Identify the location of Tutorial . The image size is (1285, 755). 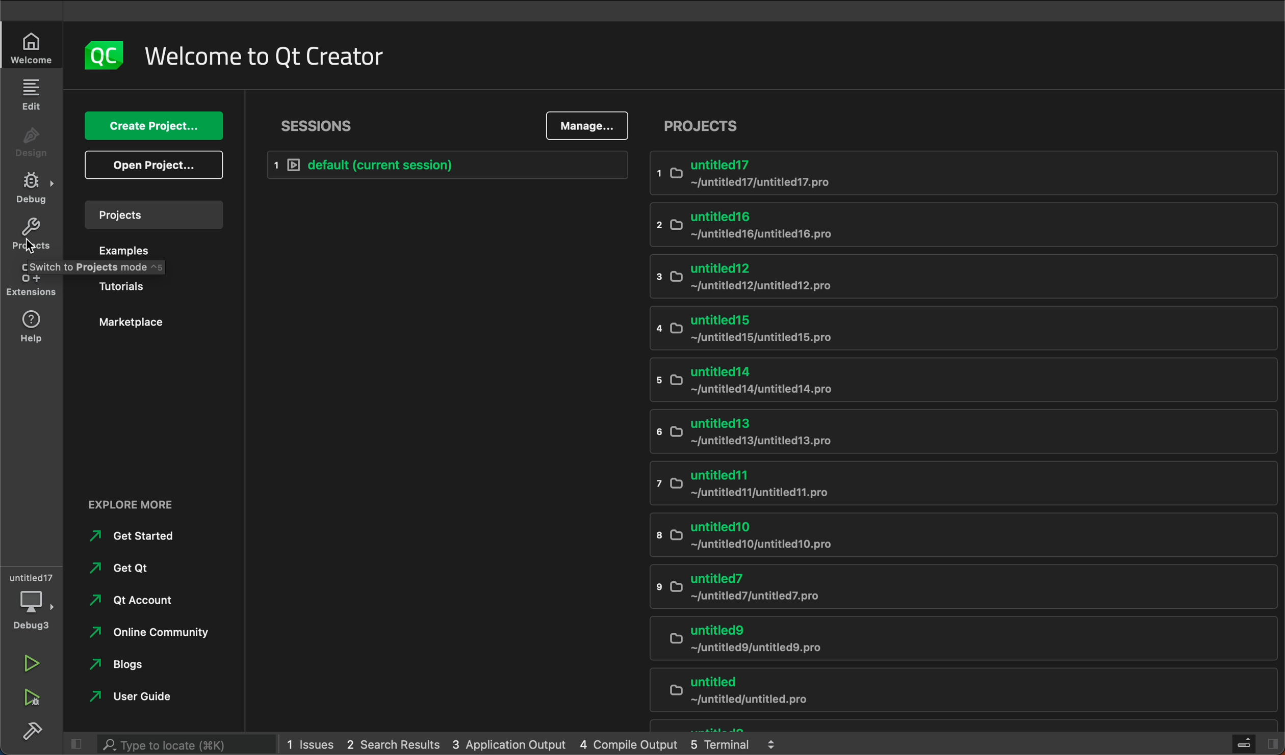
(148, 287).